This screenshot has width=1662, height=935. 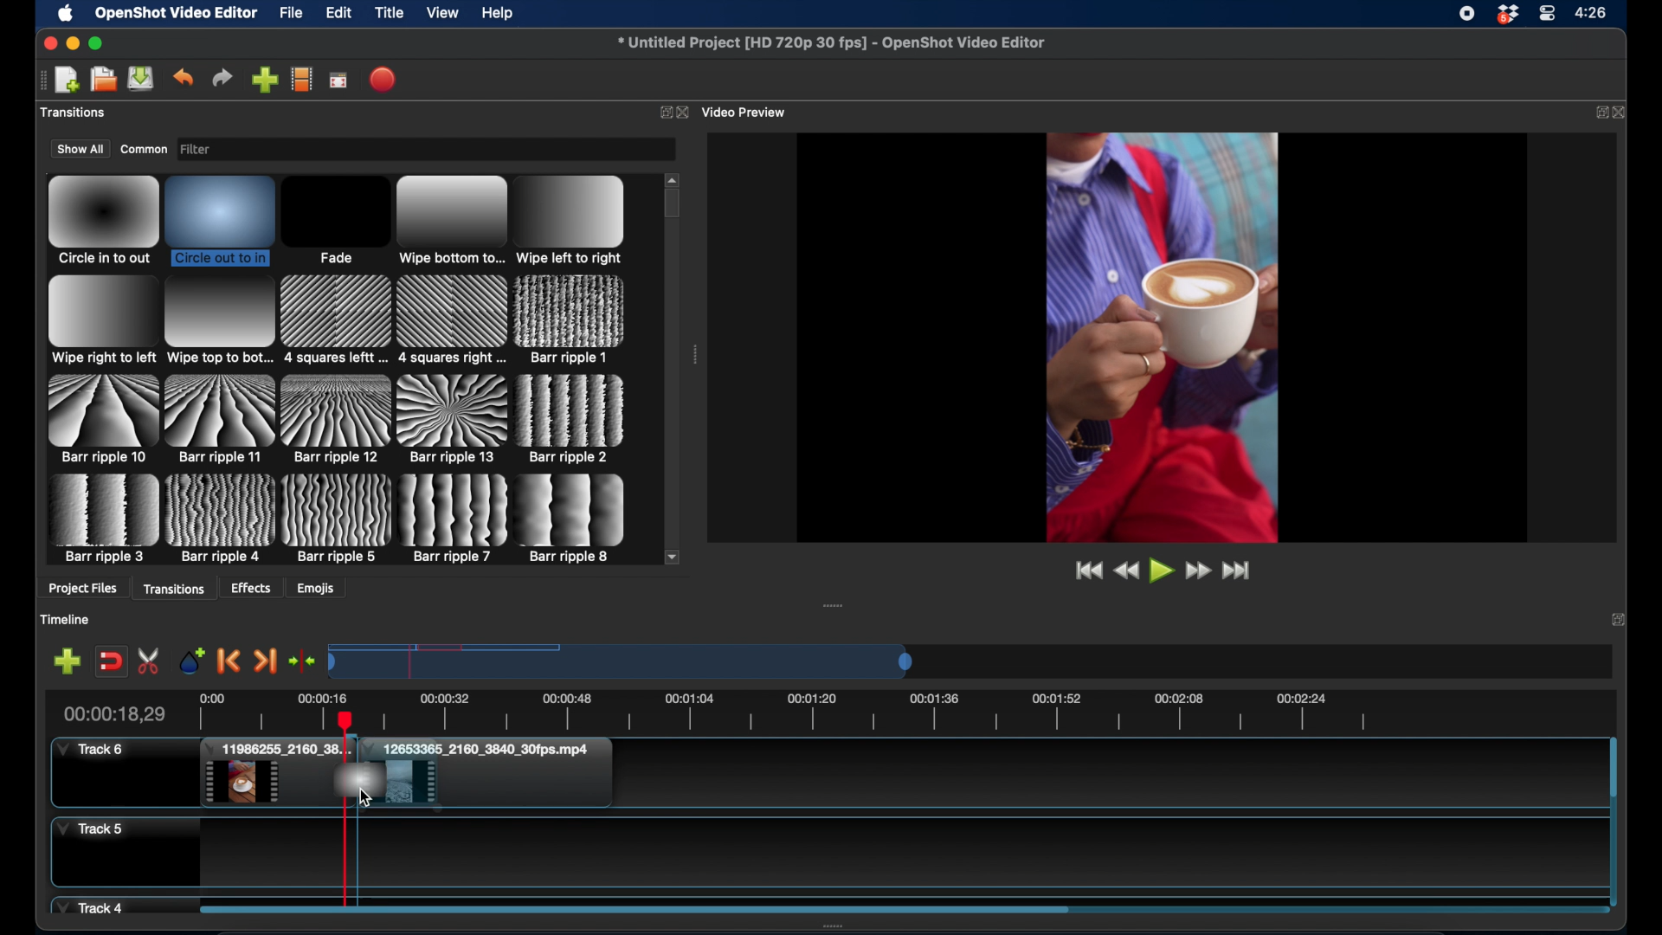 What do you see at coordinates (218, 321) in the screenshot?
I see `transition` at bounding box center [218, 321].